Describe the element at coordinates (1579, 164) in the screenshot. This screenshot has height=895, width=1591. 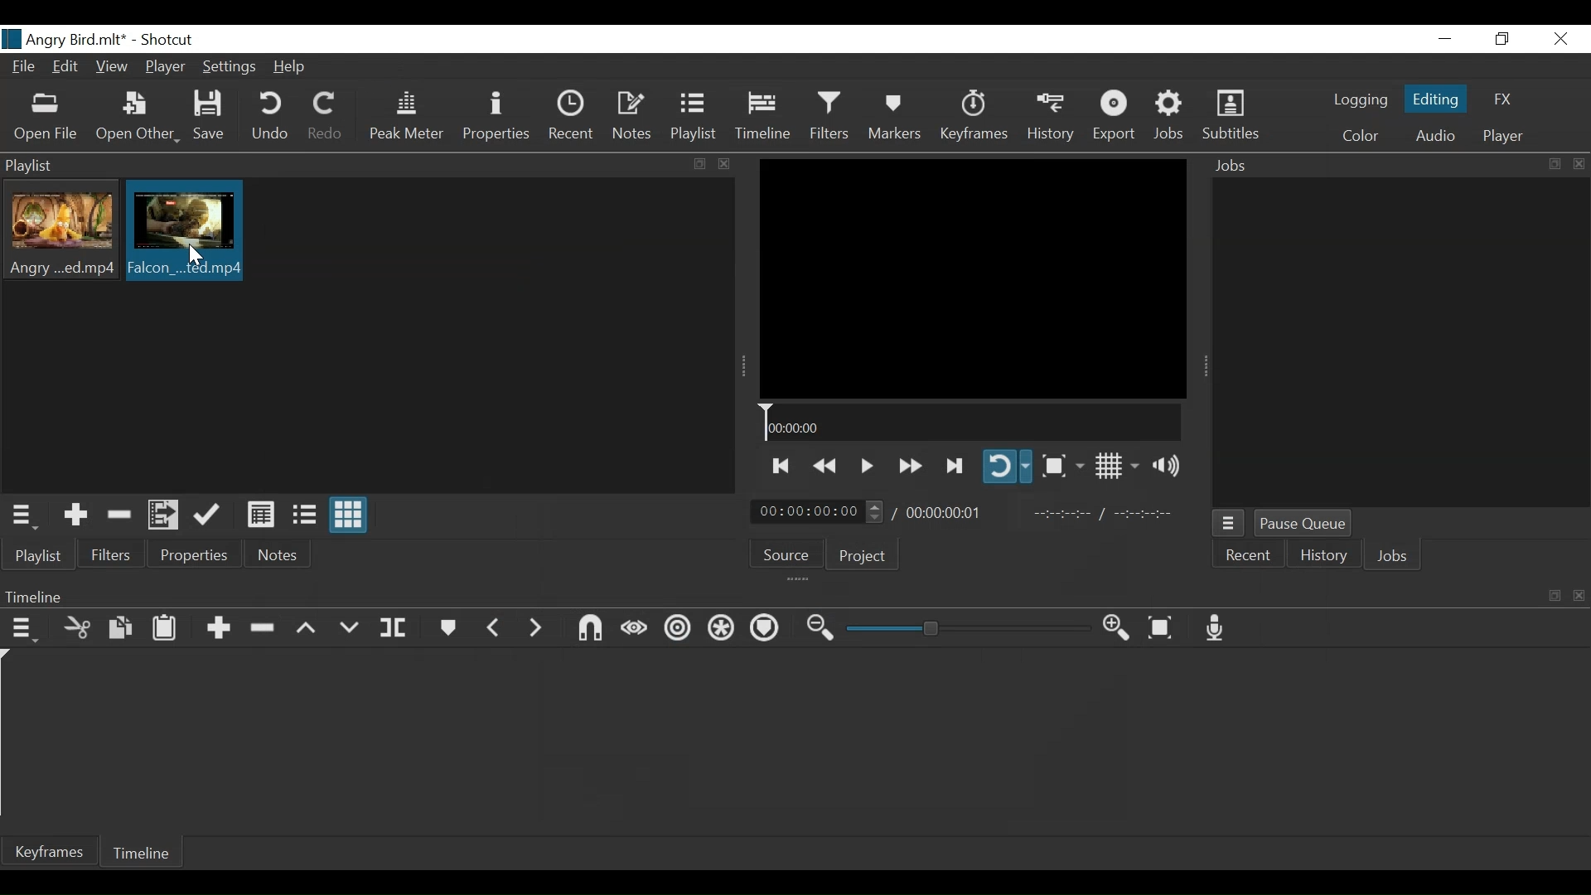
I see `close` at that location.